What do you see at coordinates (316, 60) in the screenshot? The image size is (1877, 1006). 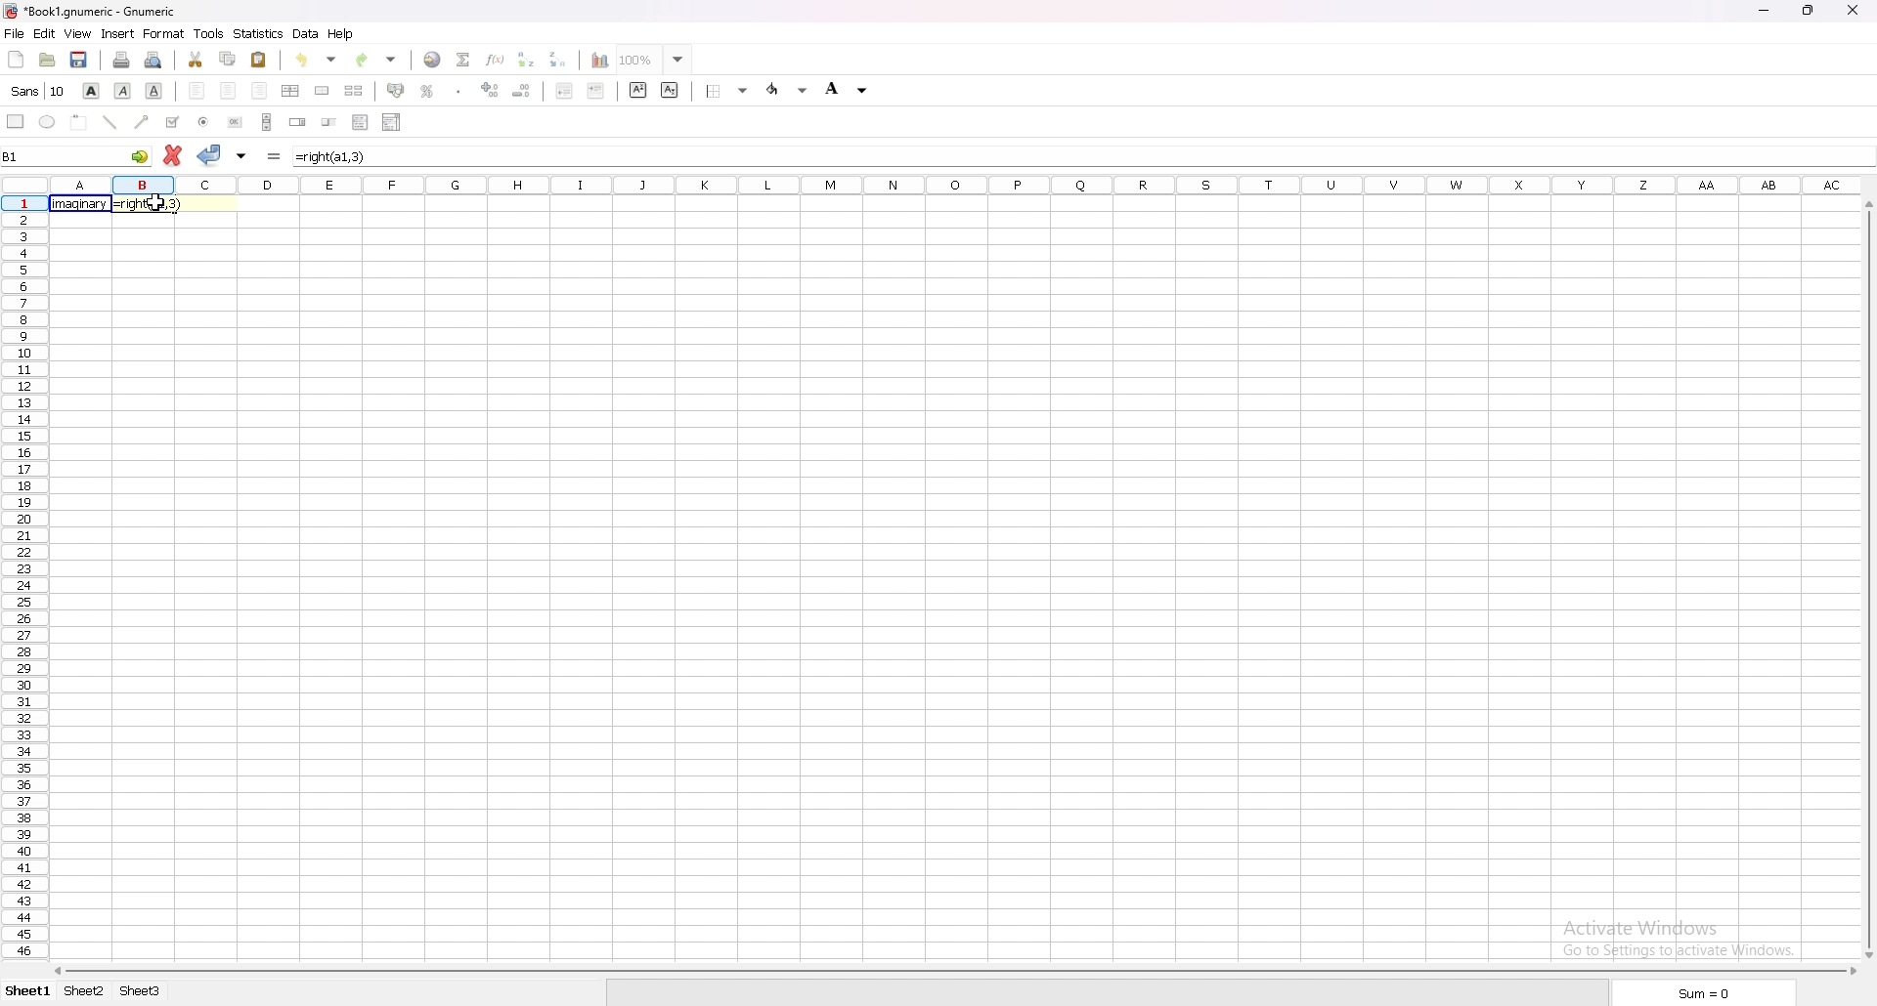 I see `undo` at bounding box center [316, 60].